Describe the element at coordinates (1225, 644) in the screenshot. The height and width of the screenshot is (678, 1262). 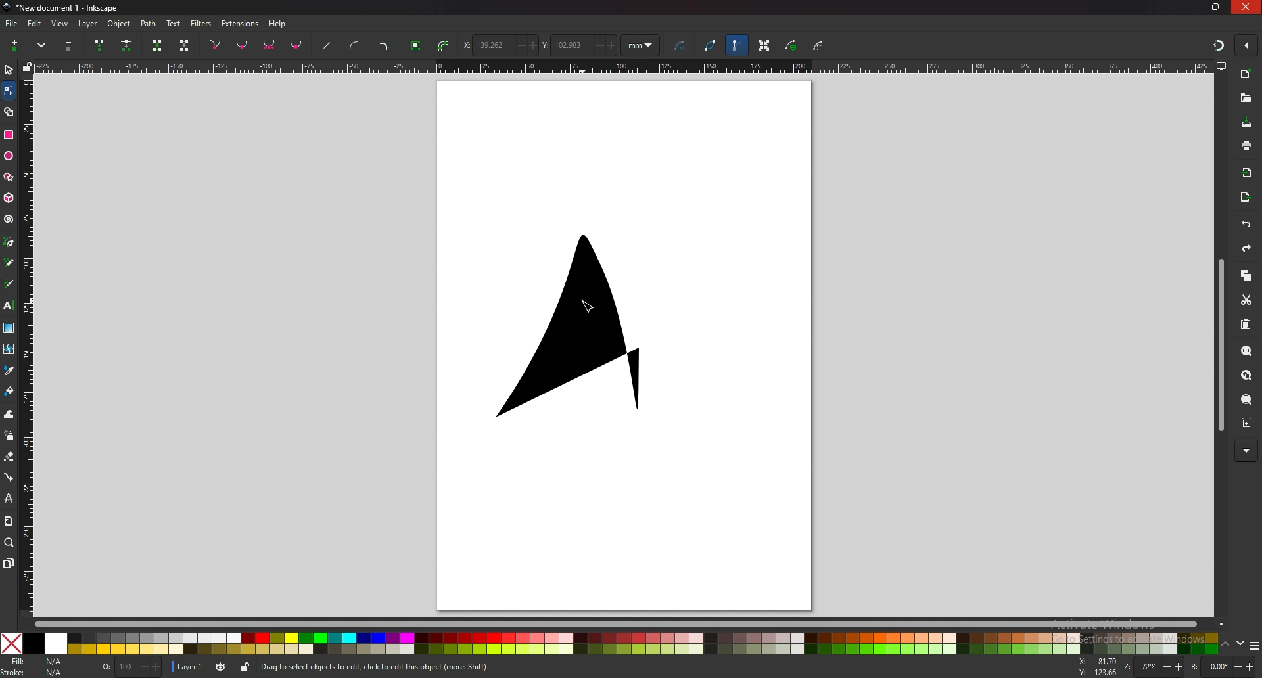
I see `up` at that location.